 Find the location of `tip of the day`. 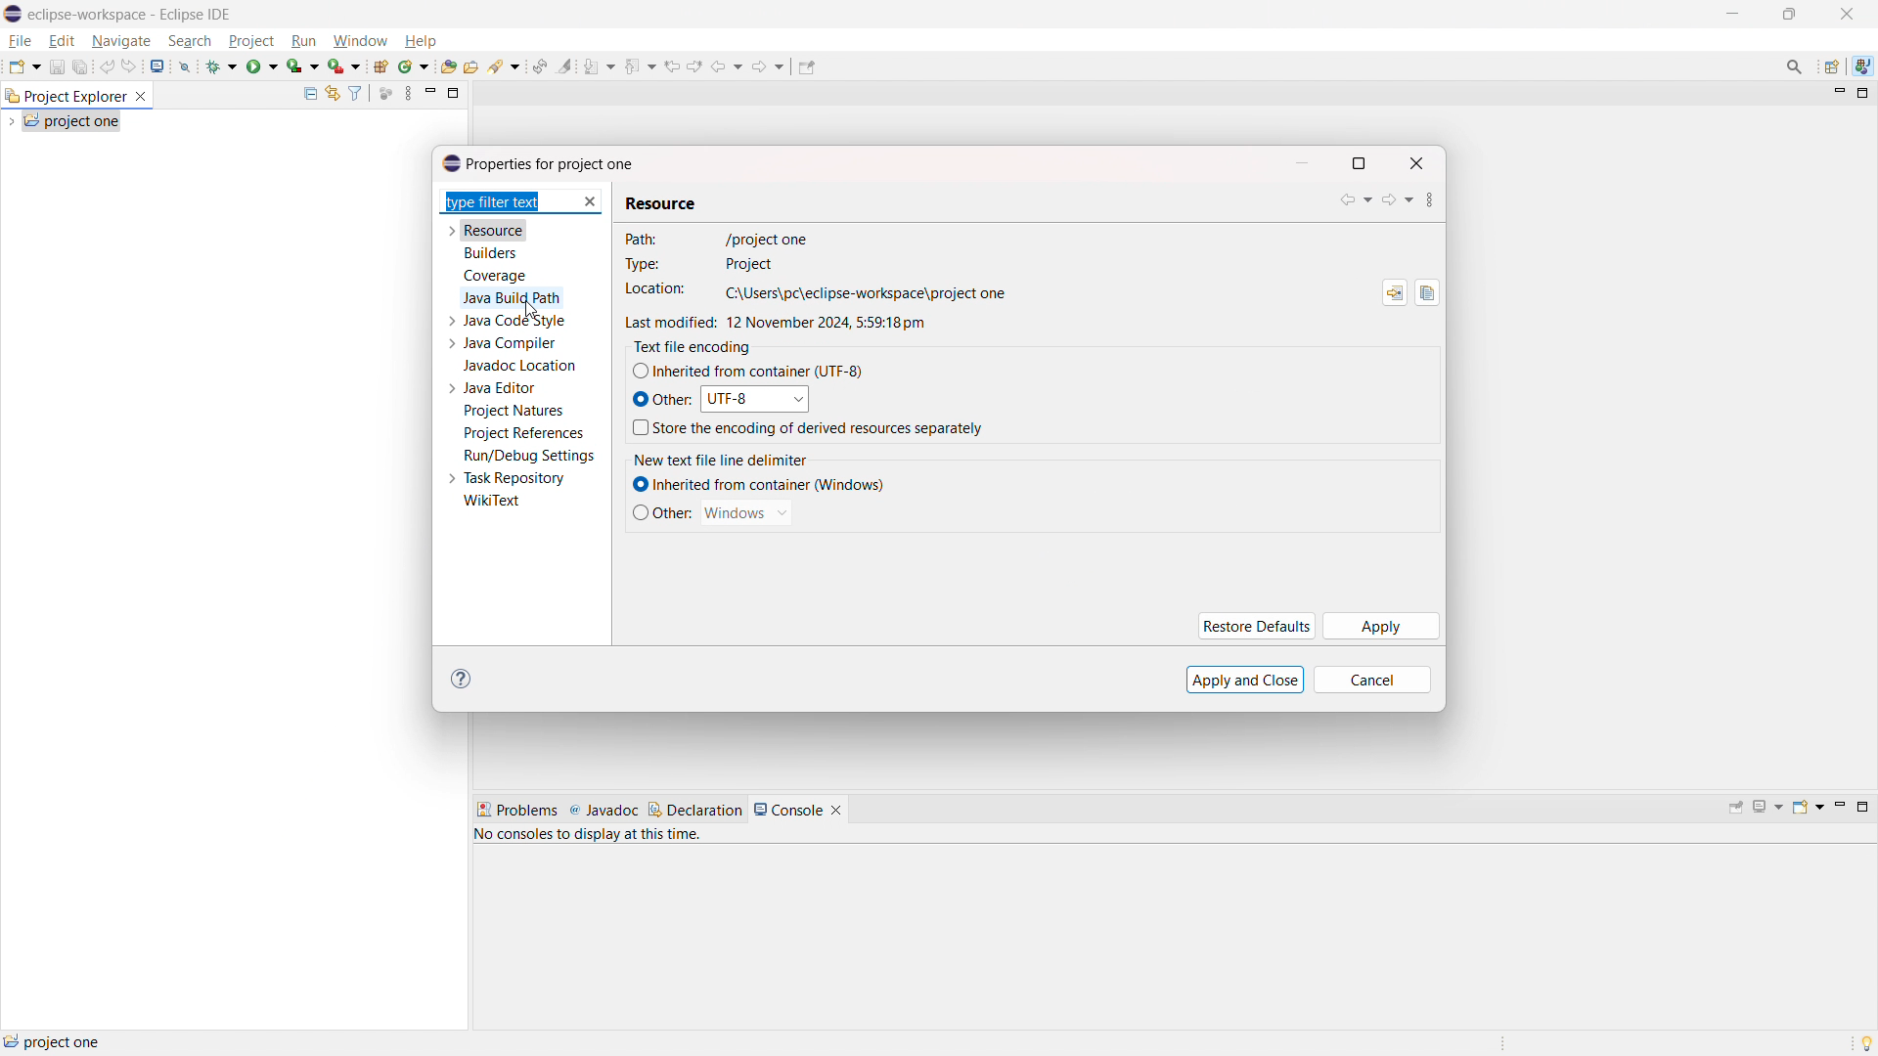

tip of the day is located at coordinates (1866, 1042).